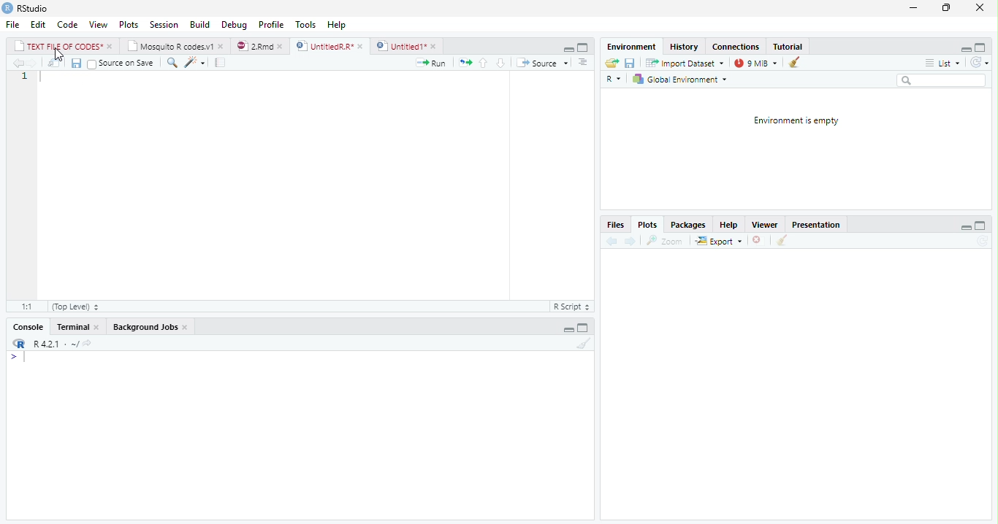  Describe the element at coordinates (686, 226) in the screenshot. I see `Packages` at that location.